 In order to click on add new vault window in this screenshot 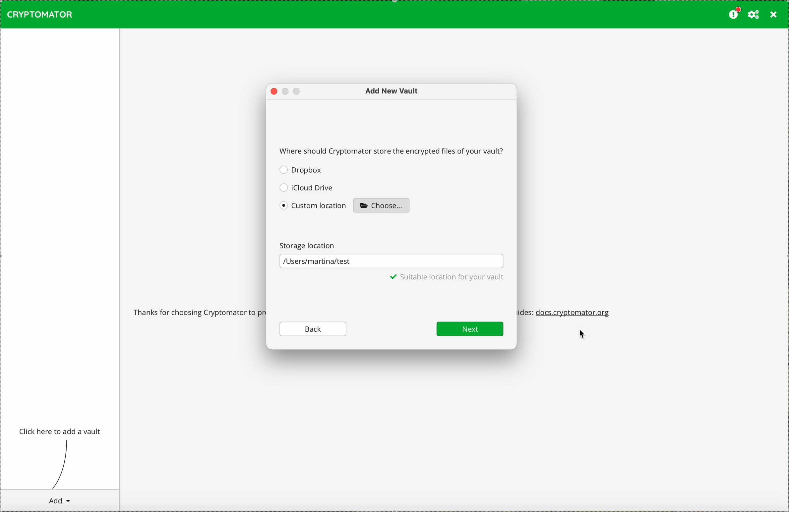, I will do `click(388, 91)`.